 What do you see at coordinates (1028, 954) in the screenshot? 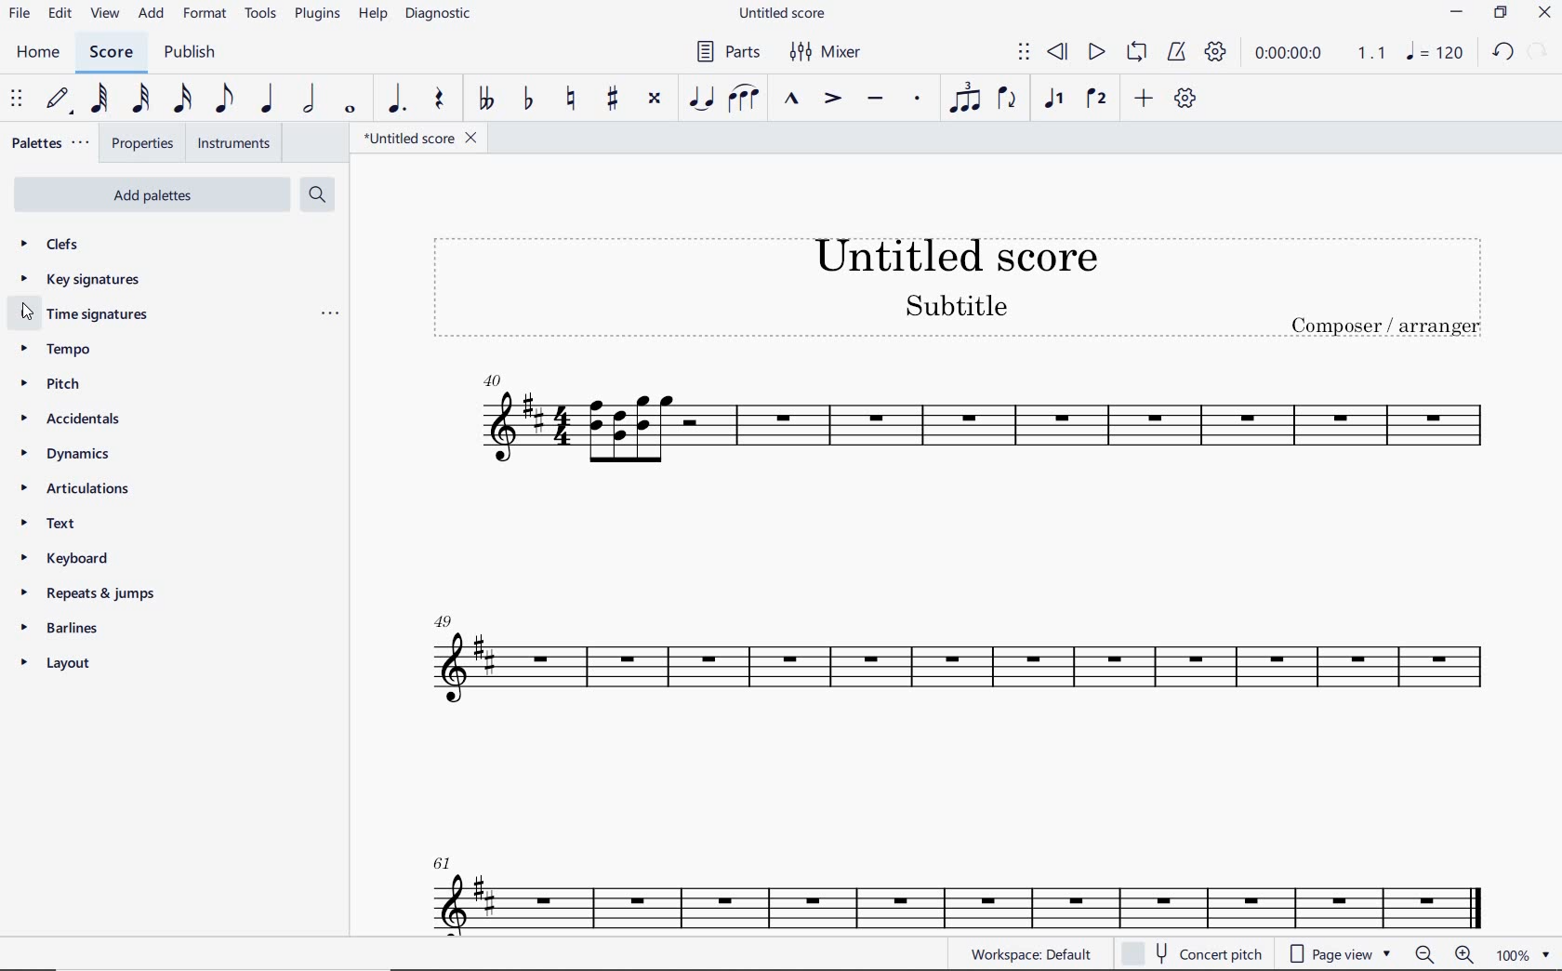
I see `WORKSPACE: DEFAULT` at bounding box center [1028, 954].